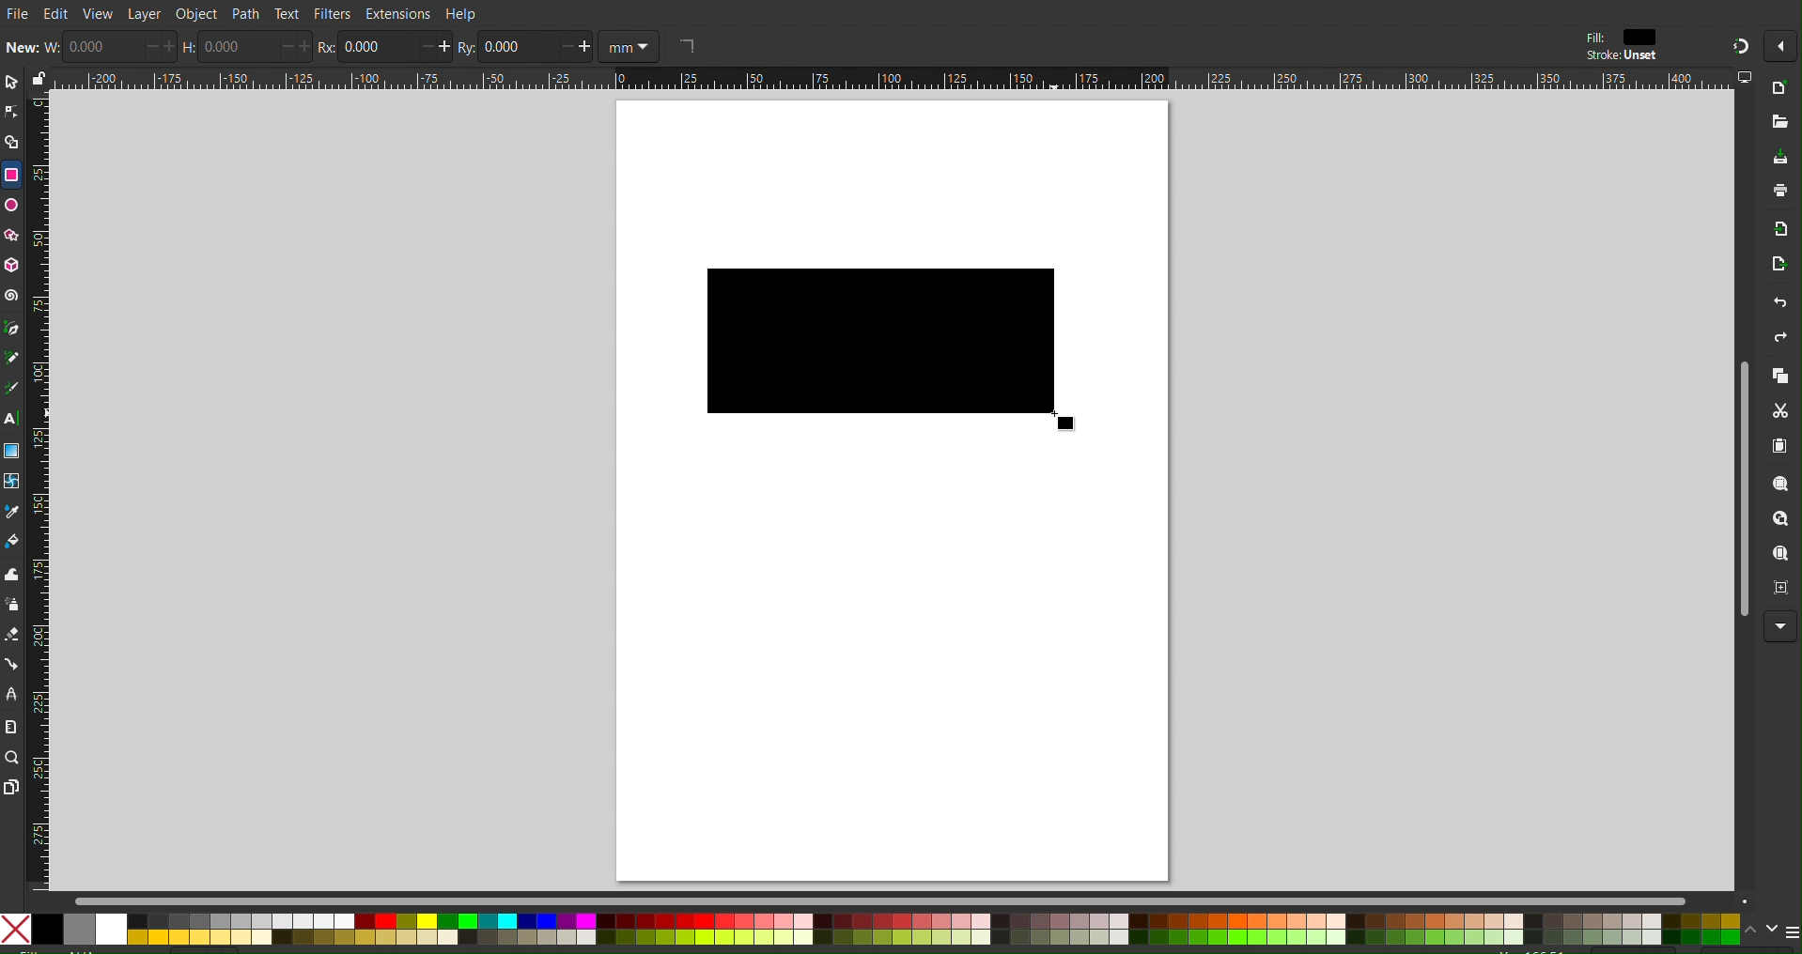 The image size is (1802, 954). What do you see at coordinates (11, 267) in the screenshot?
I see `3D Box Tool` at bounding box center [11, 267].